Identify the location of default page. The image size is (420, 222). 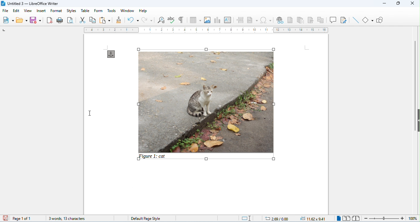
(145, 218).